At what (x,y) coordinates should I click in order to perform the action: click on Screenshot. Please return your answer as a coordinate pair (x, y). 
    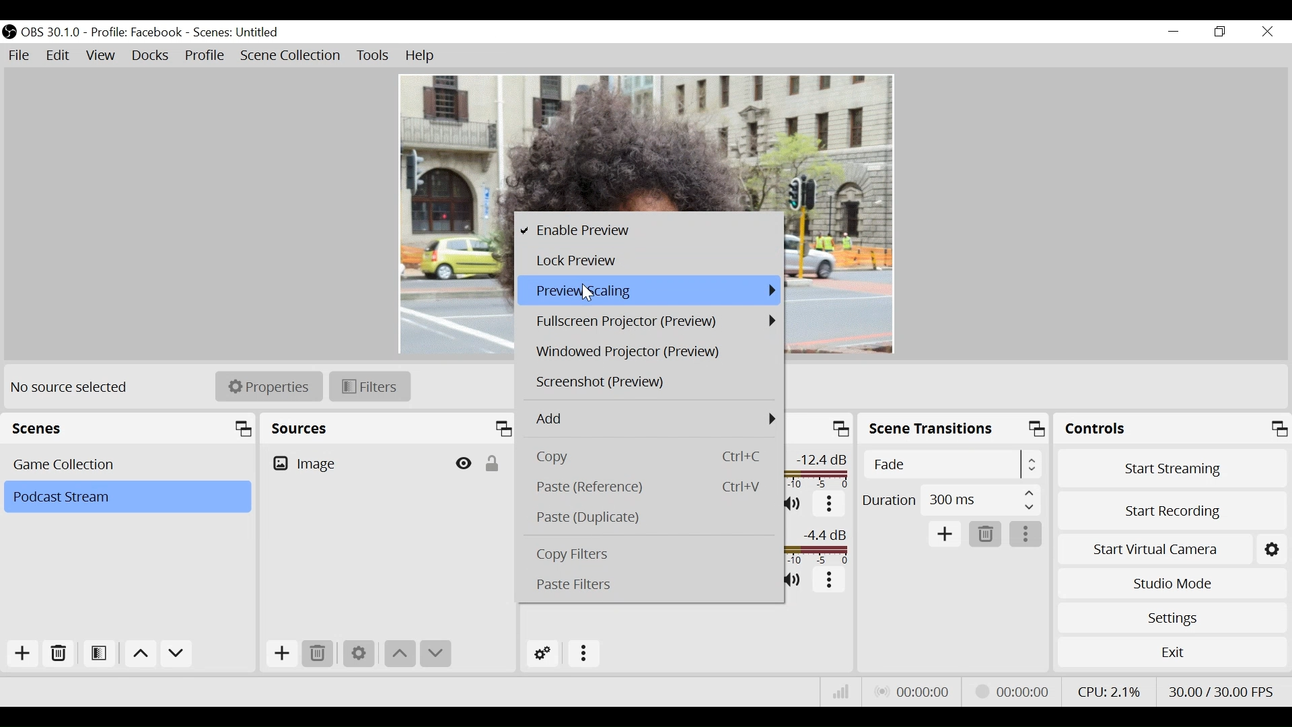
    Looking at the image, I should click on (649, 383).